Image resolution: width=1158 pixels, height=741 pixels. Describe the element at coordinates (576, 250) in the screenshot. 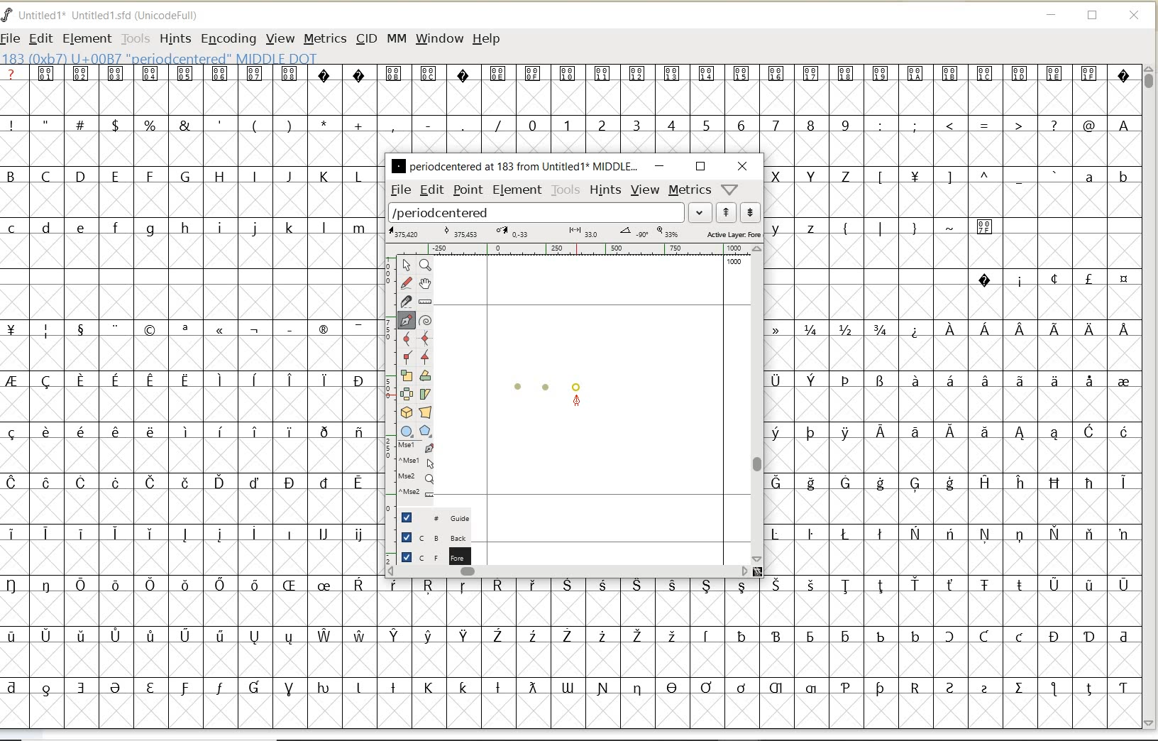

I see `ruler` at that location.